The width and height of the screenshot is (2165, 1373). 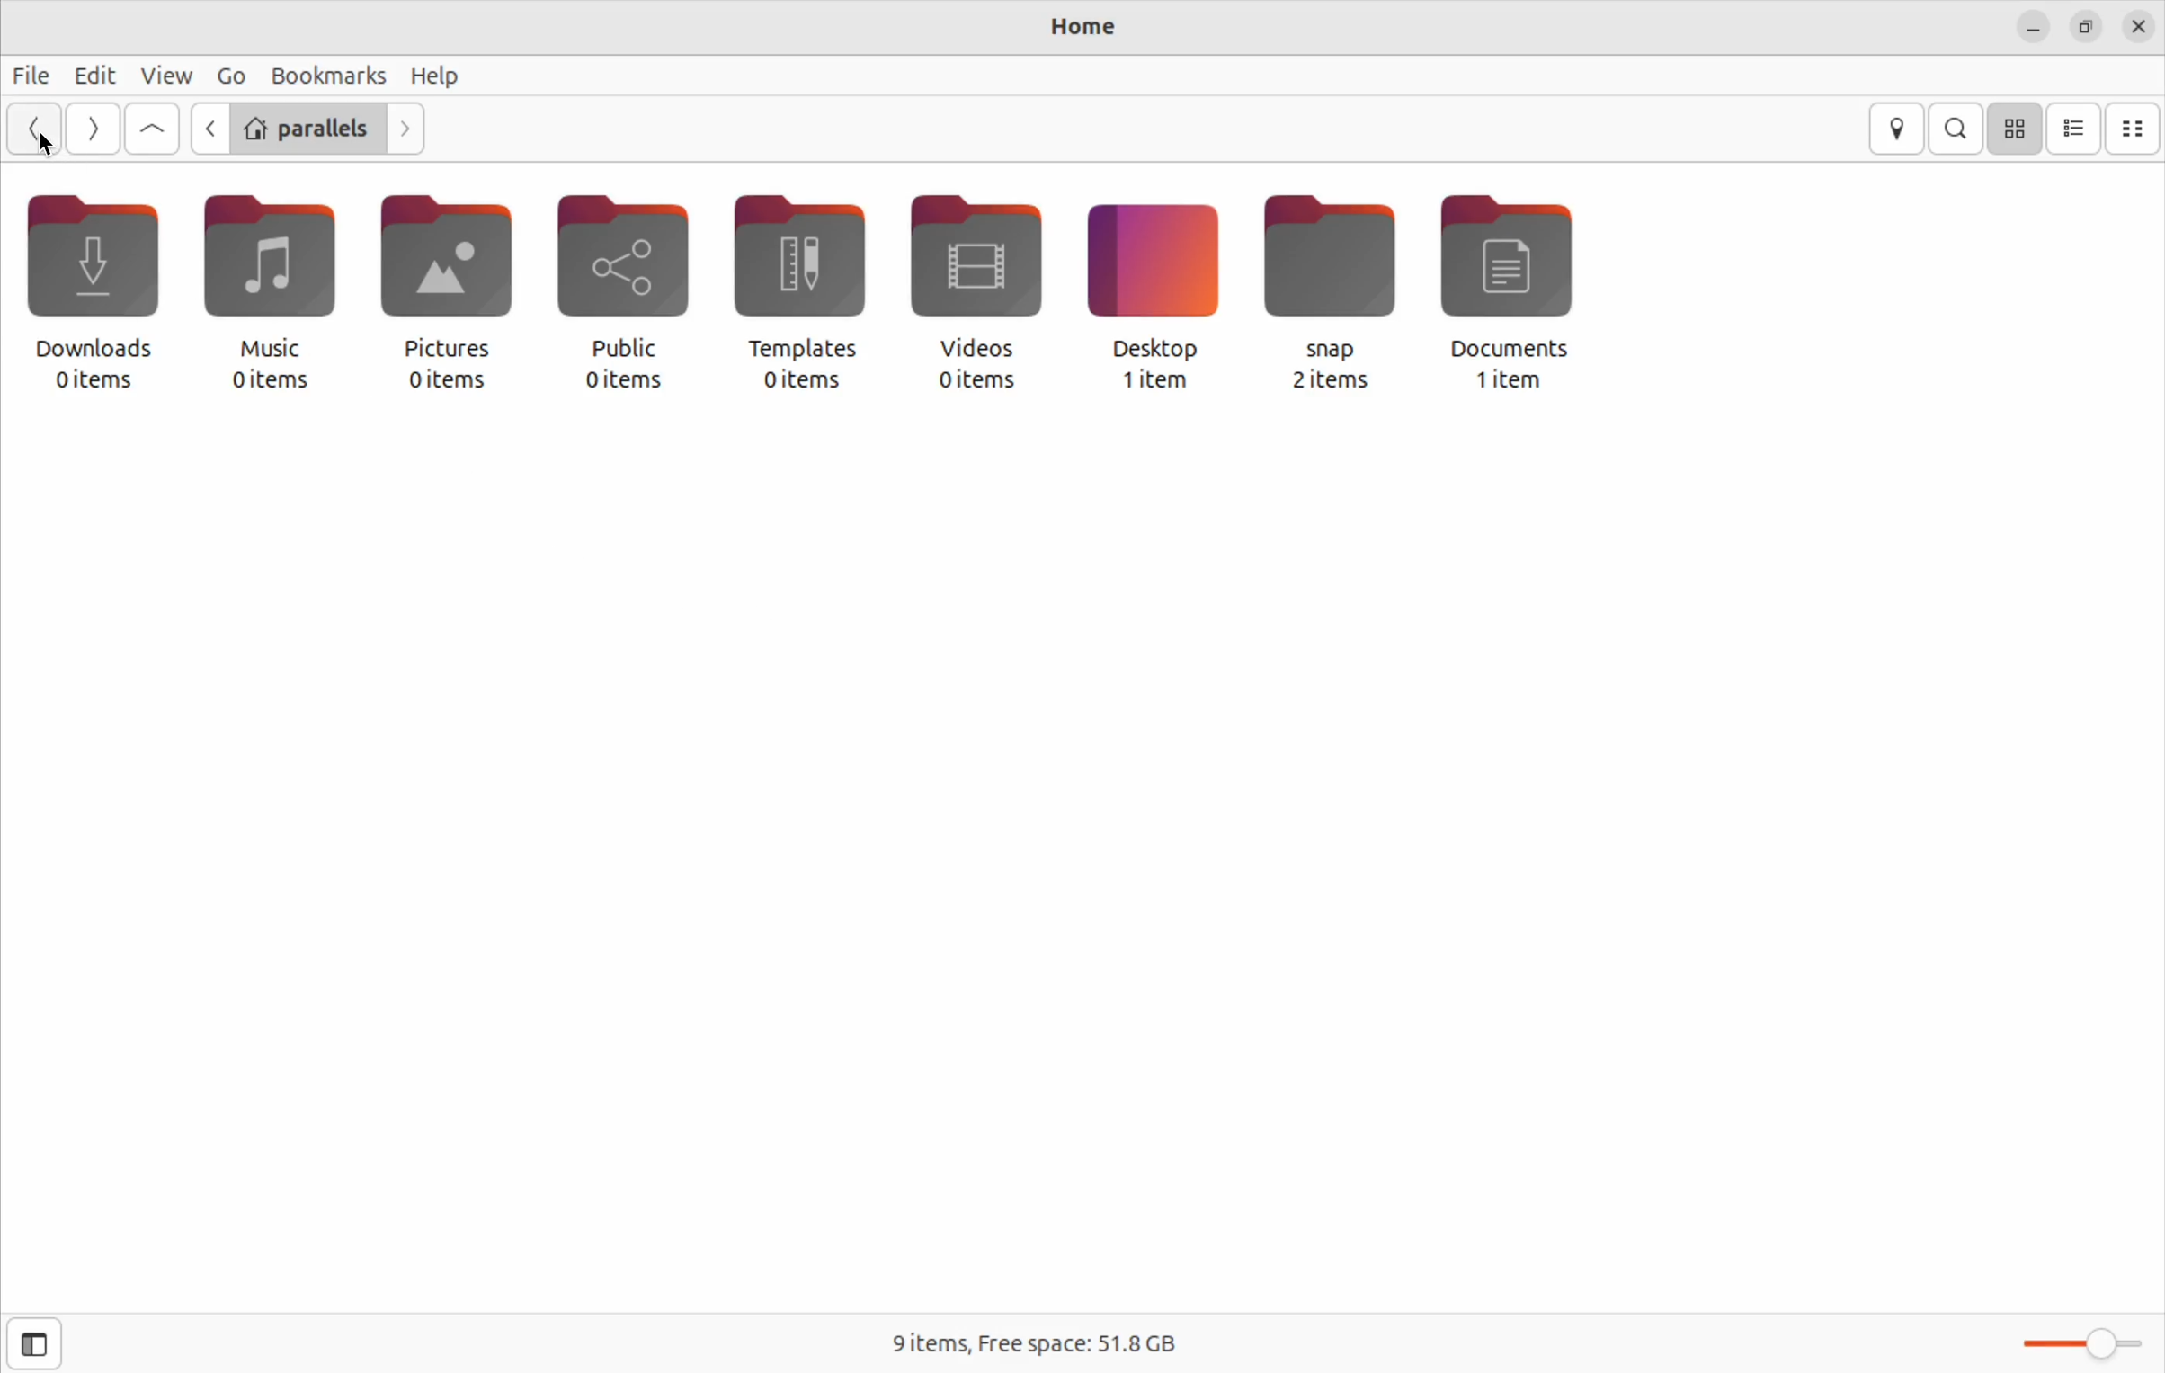 I want to click on search bar, so click(x=1958, y=129).